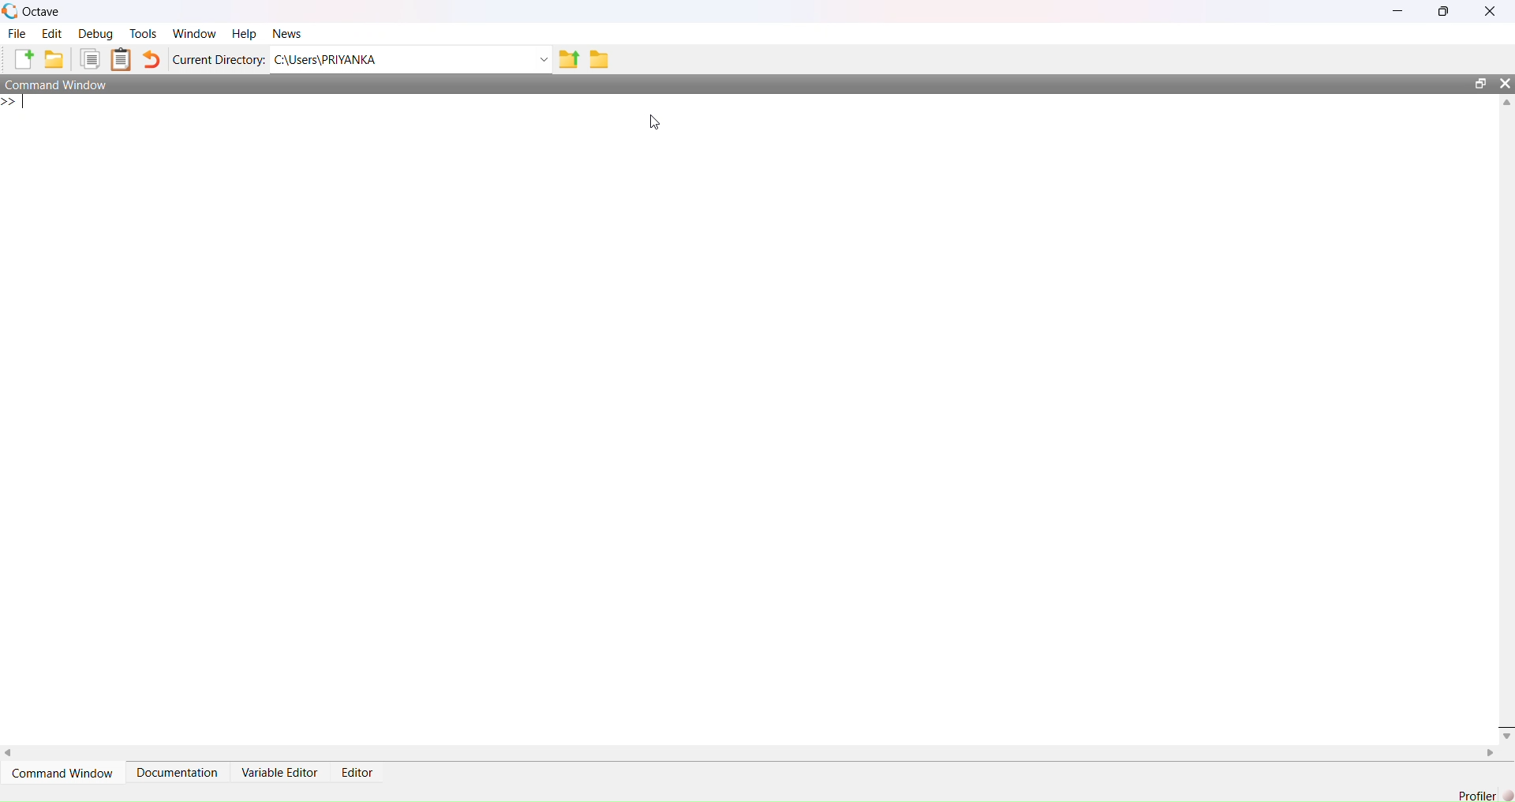 The width and height of the screenshot is (1515, 802). I want to click on Documentation, so click(178, 773).